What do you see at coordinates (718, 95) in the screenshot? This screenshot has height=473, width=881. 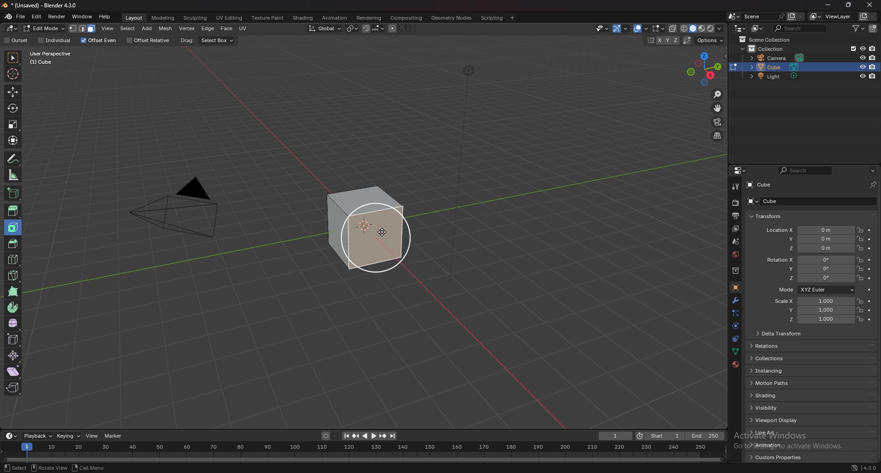 I see `zoom` at bounding box center [718, 95].